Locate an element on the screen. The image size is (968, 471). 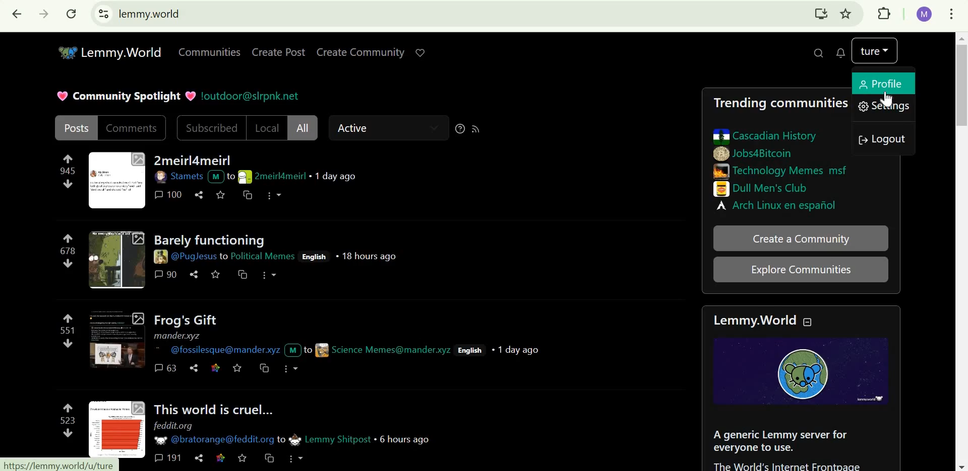
thumbnail-4 is located at coordinates (117, 429).